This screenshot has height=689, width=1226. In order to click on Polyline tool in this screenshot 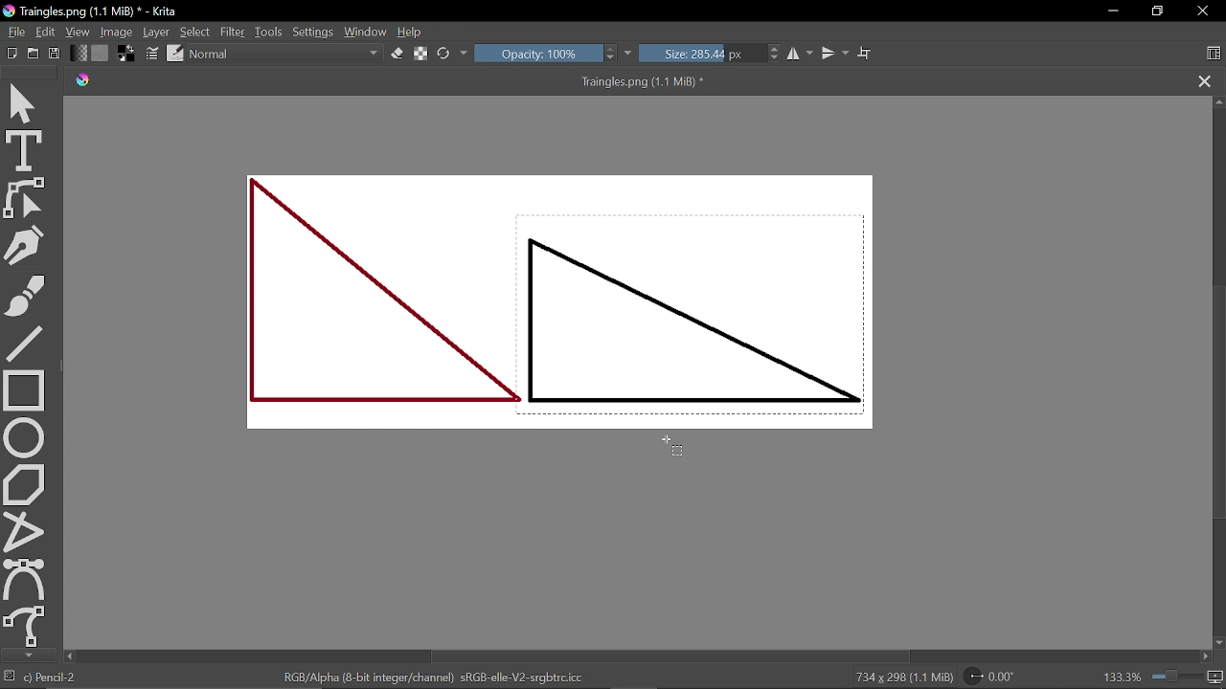, I will do `click(24, 531)`.